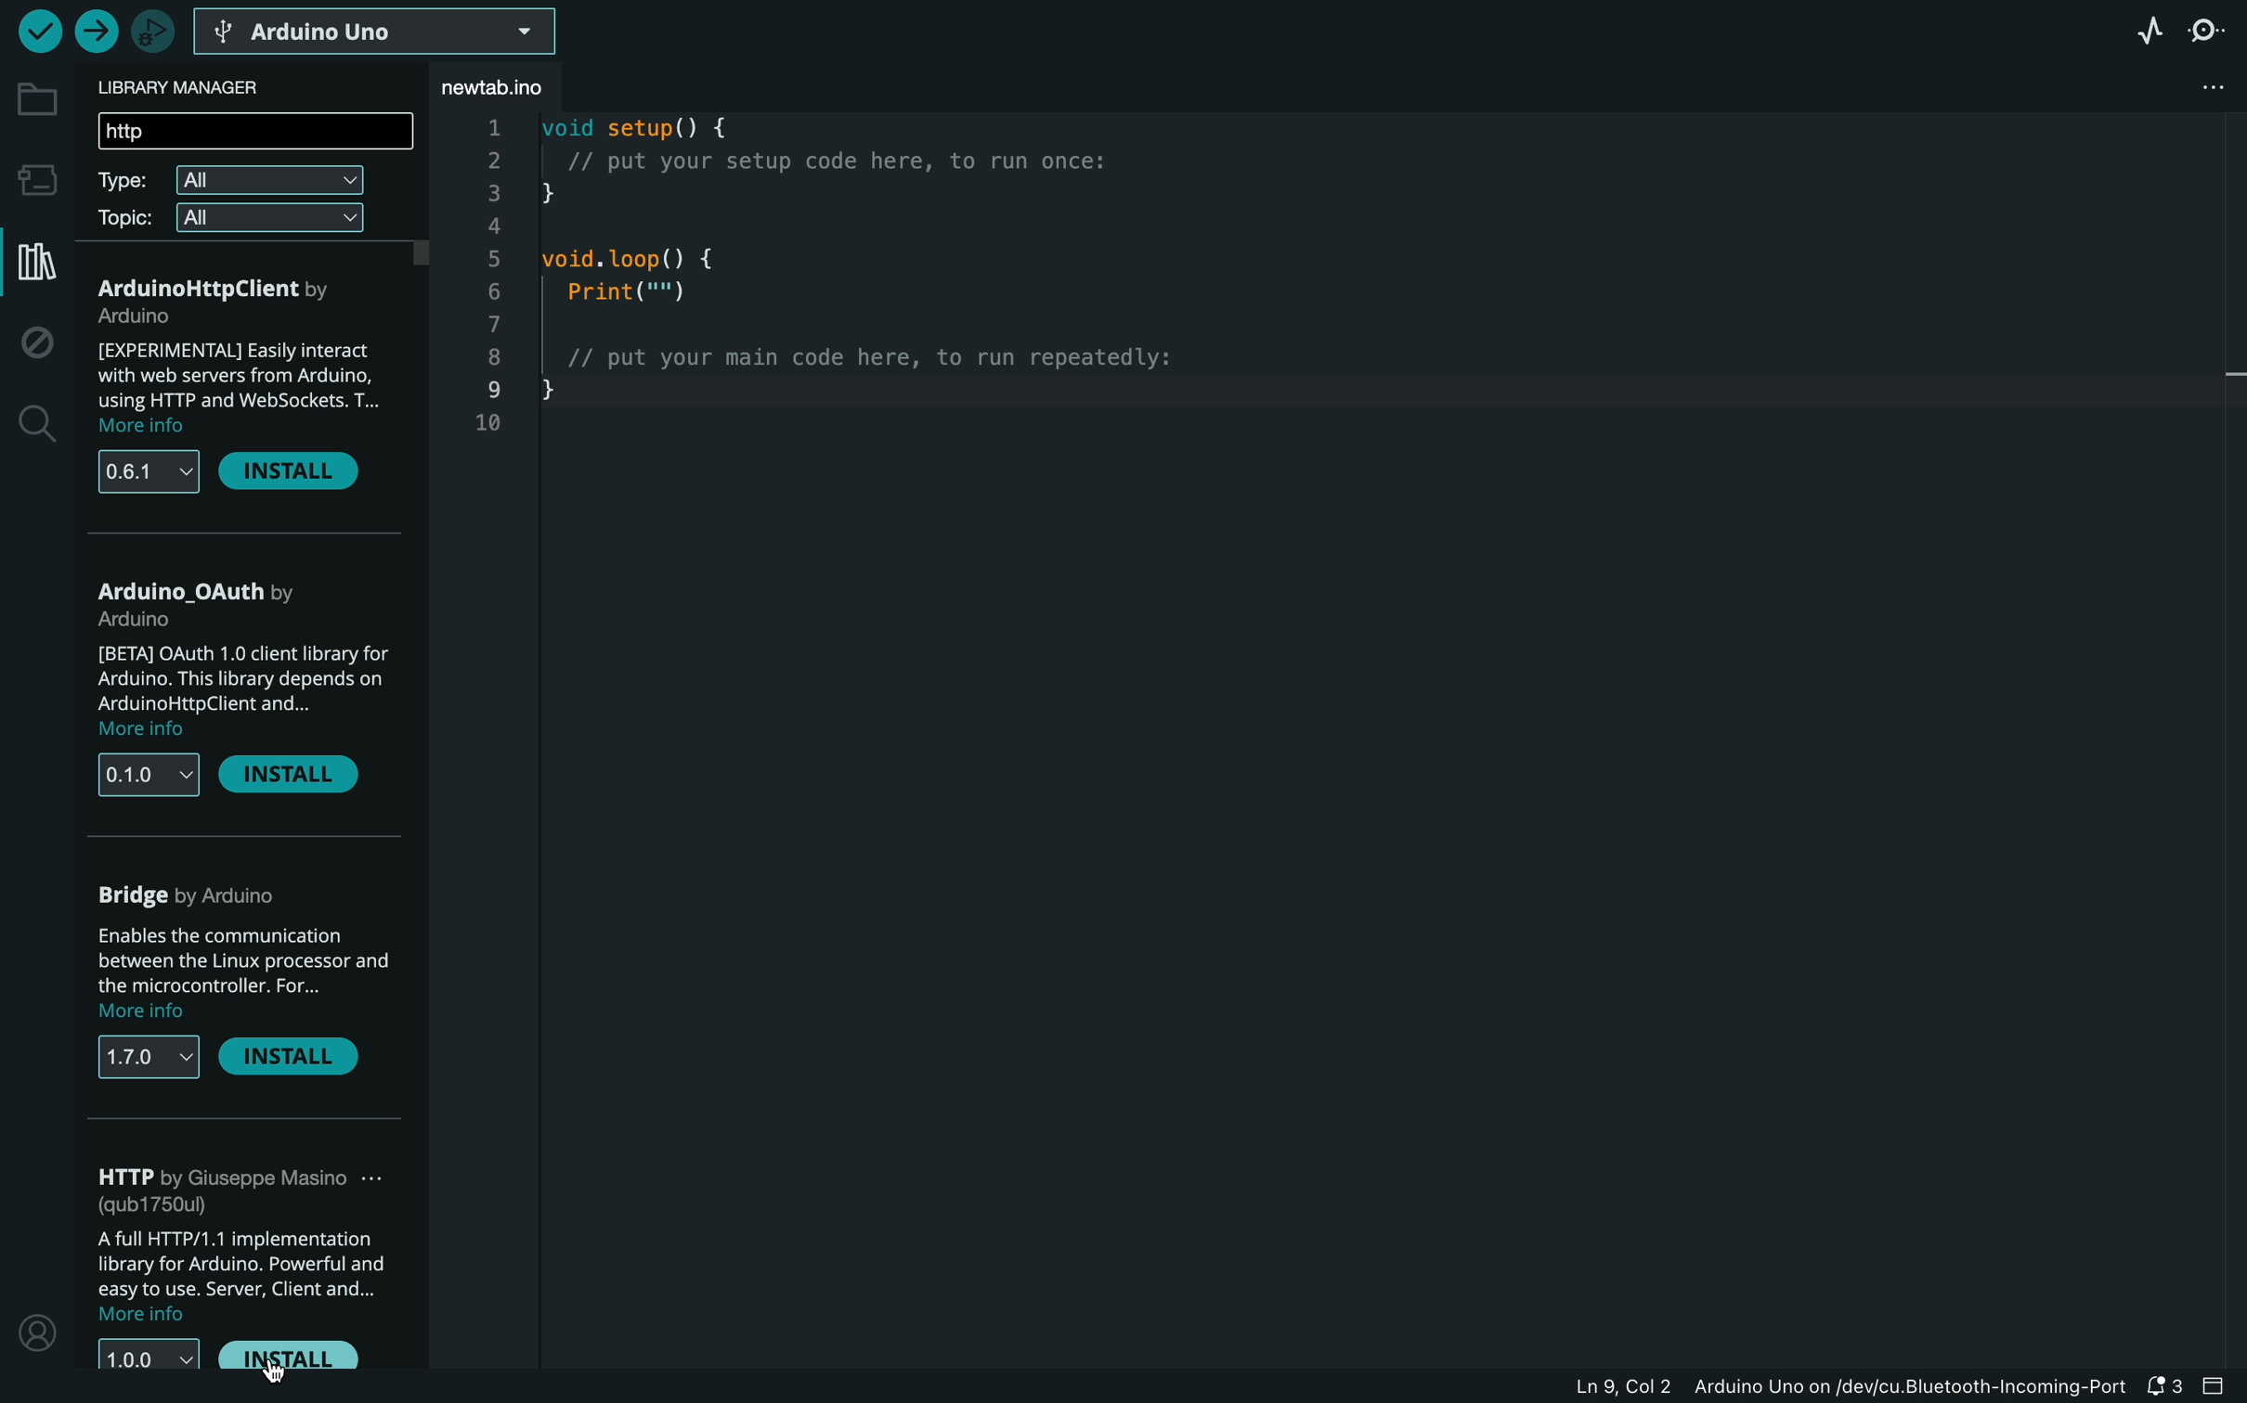  What do you see at coordinates (389, 32) in the screenshot?
I see `board selecter` at bounding box center [389, 32].